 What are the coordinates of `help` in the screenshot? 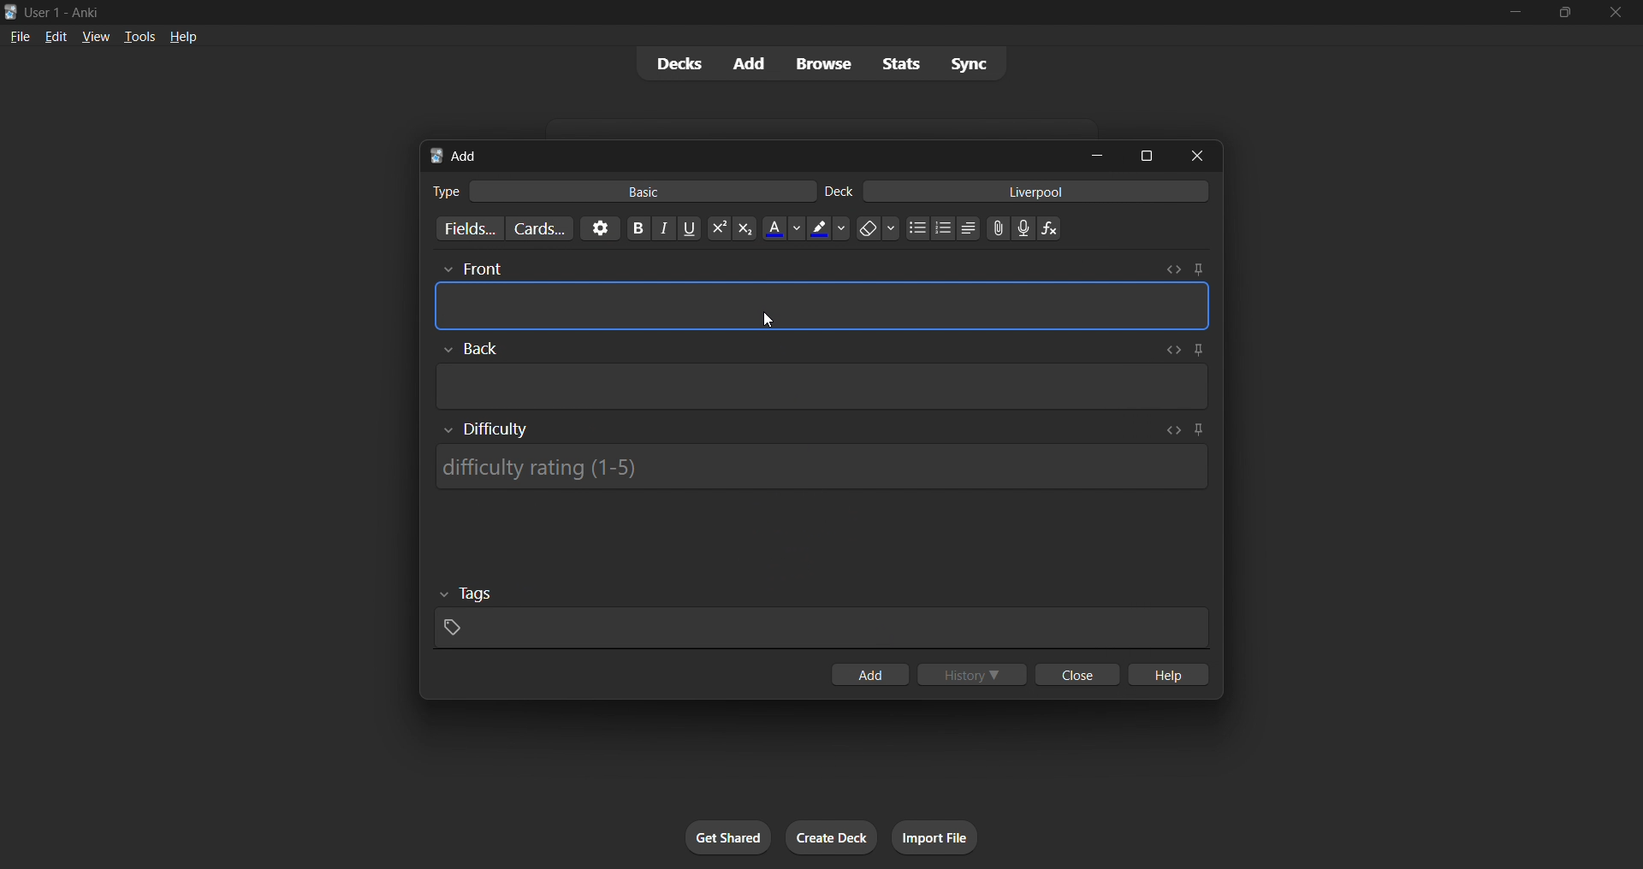 It's located at (1166, 674).